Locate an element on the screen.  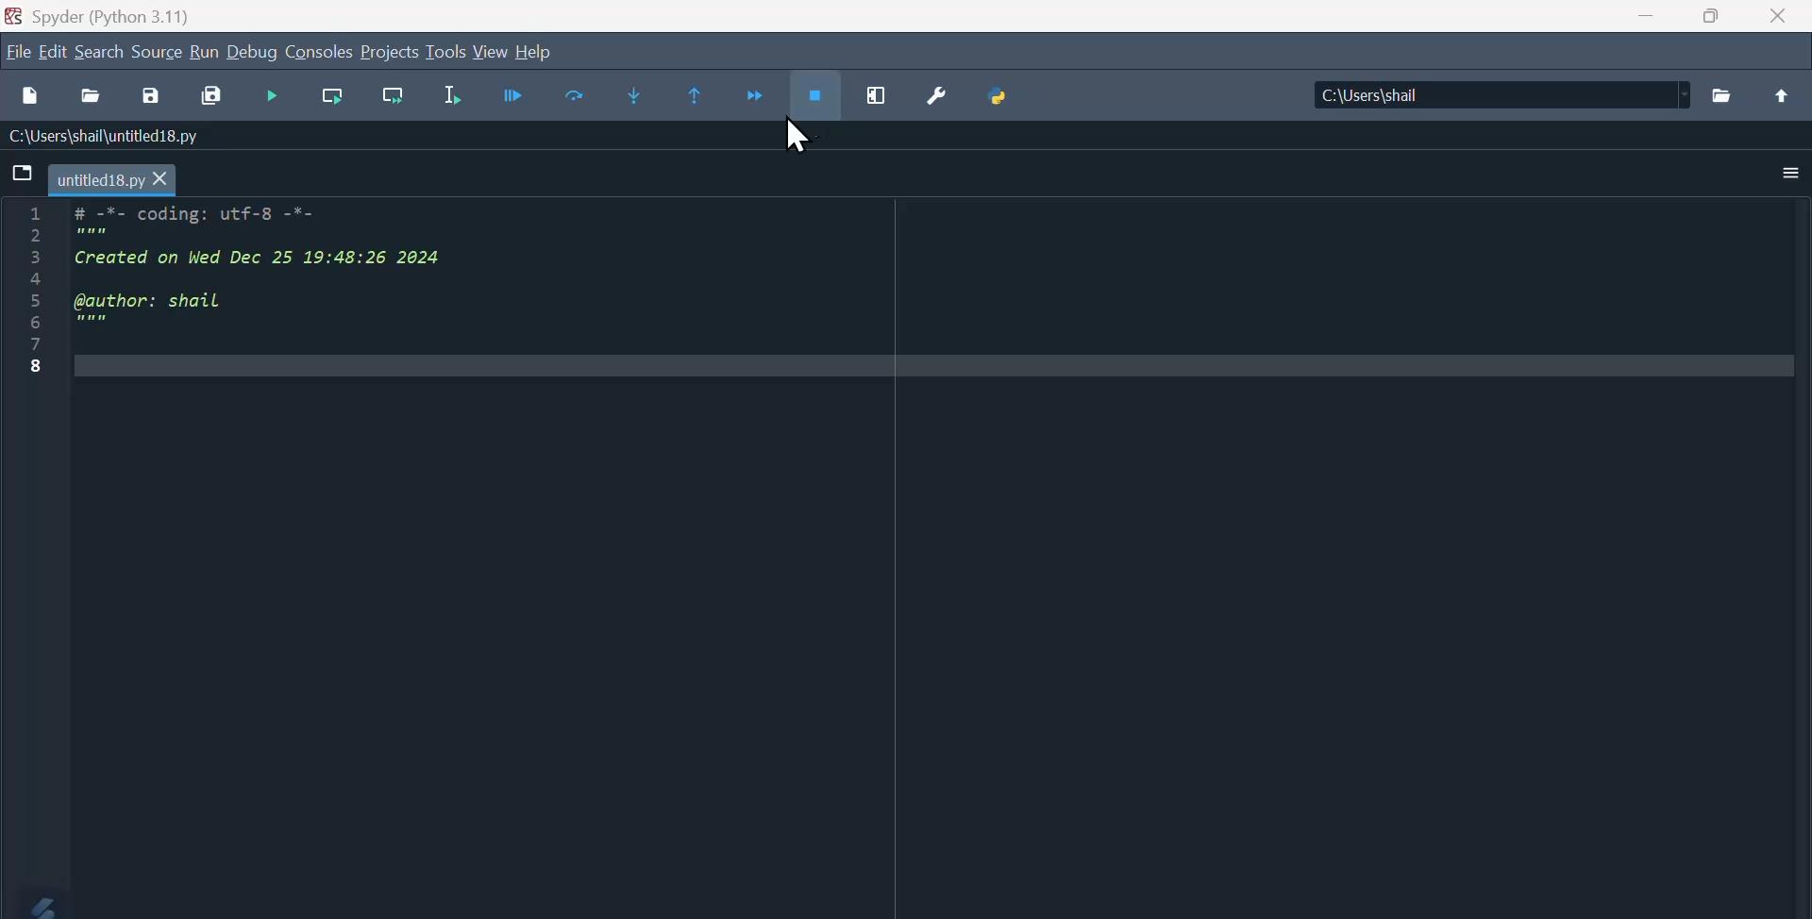
file is located at coordinates (24, 176).